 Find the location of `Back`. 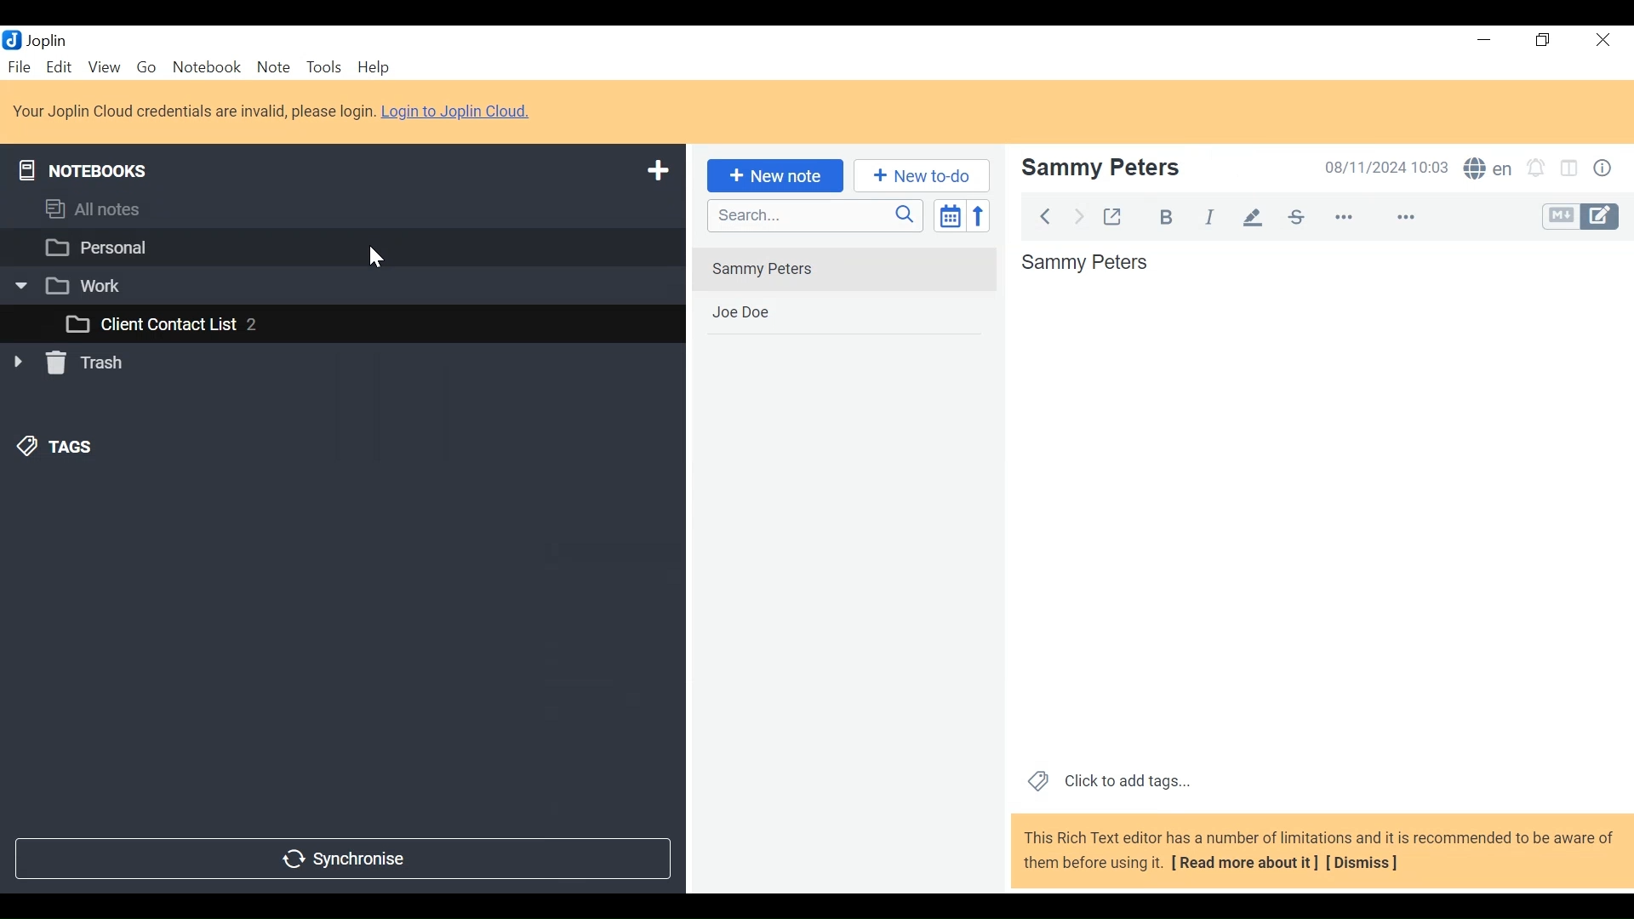

Back is located at coordinates (1043, 216).